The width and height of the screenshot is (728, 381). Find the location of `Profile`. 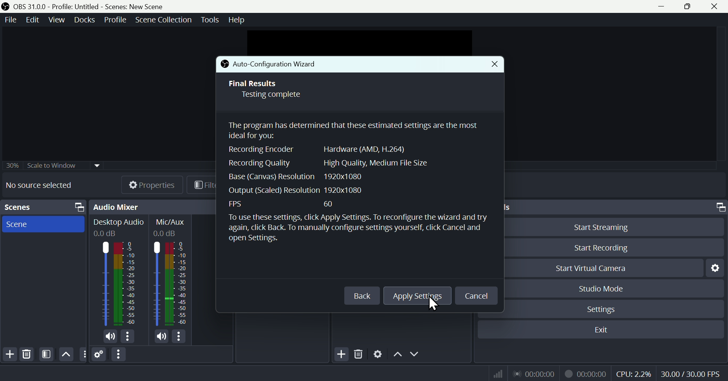

Profile is located at coordinates (113, 20).